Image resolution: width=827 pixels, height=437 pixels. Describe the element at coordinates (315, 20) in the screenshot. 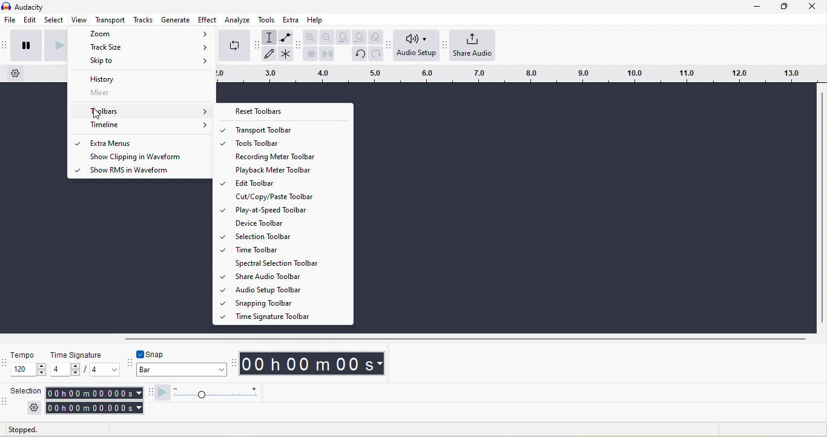

I see `help` at that location.